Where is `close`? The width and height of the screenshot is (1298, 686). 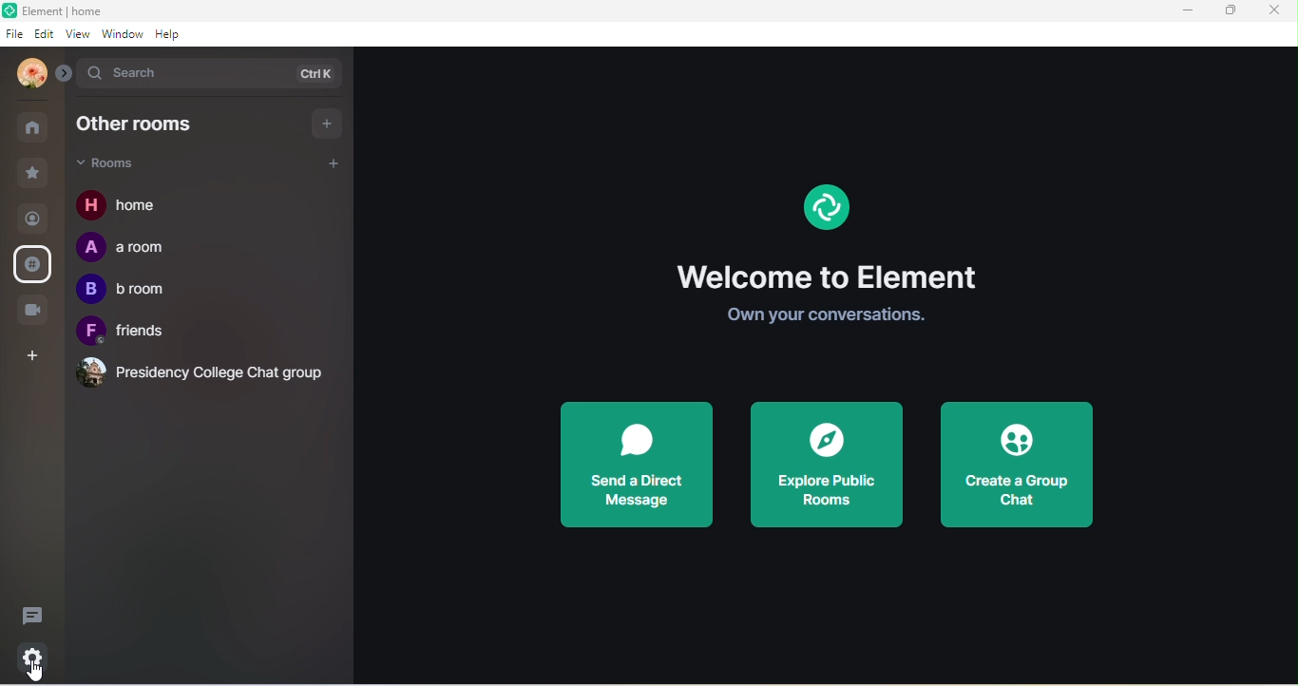
close is located at coordinates (1277, 12).